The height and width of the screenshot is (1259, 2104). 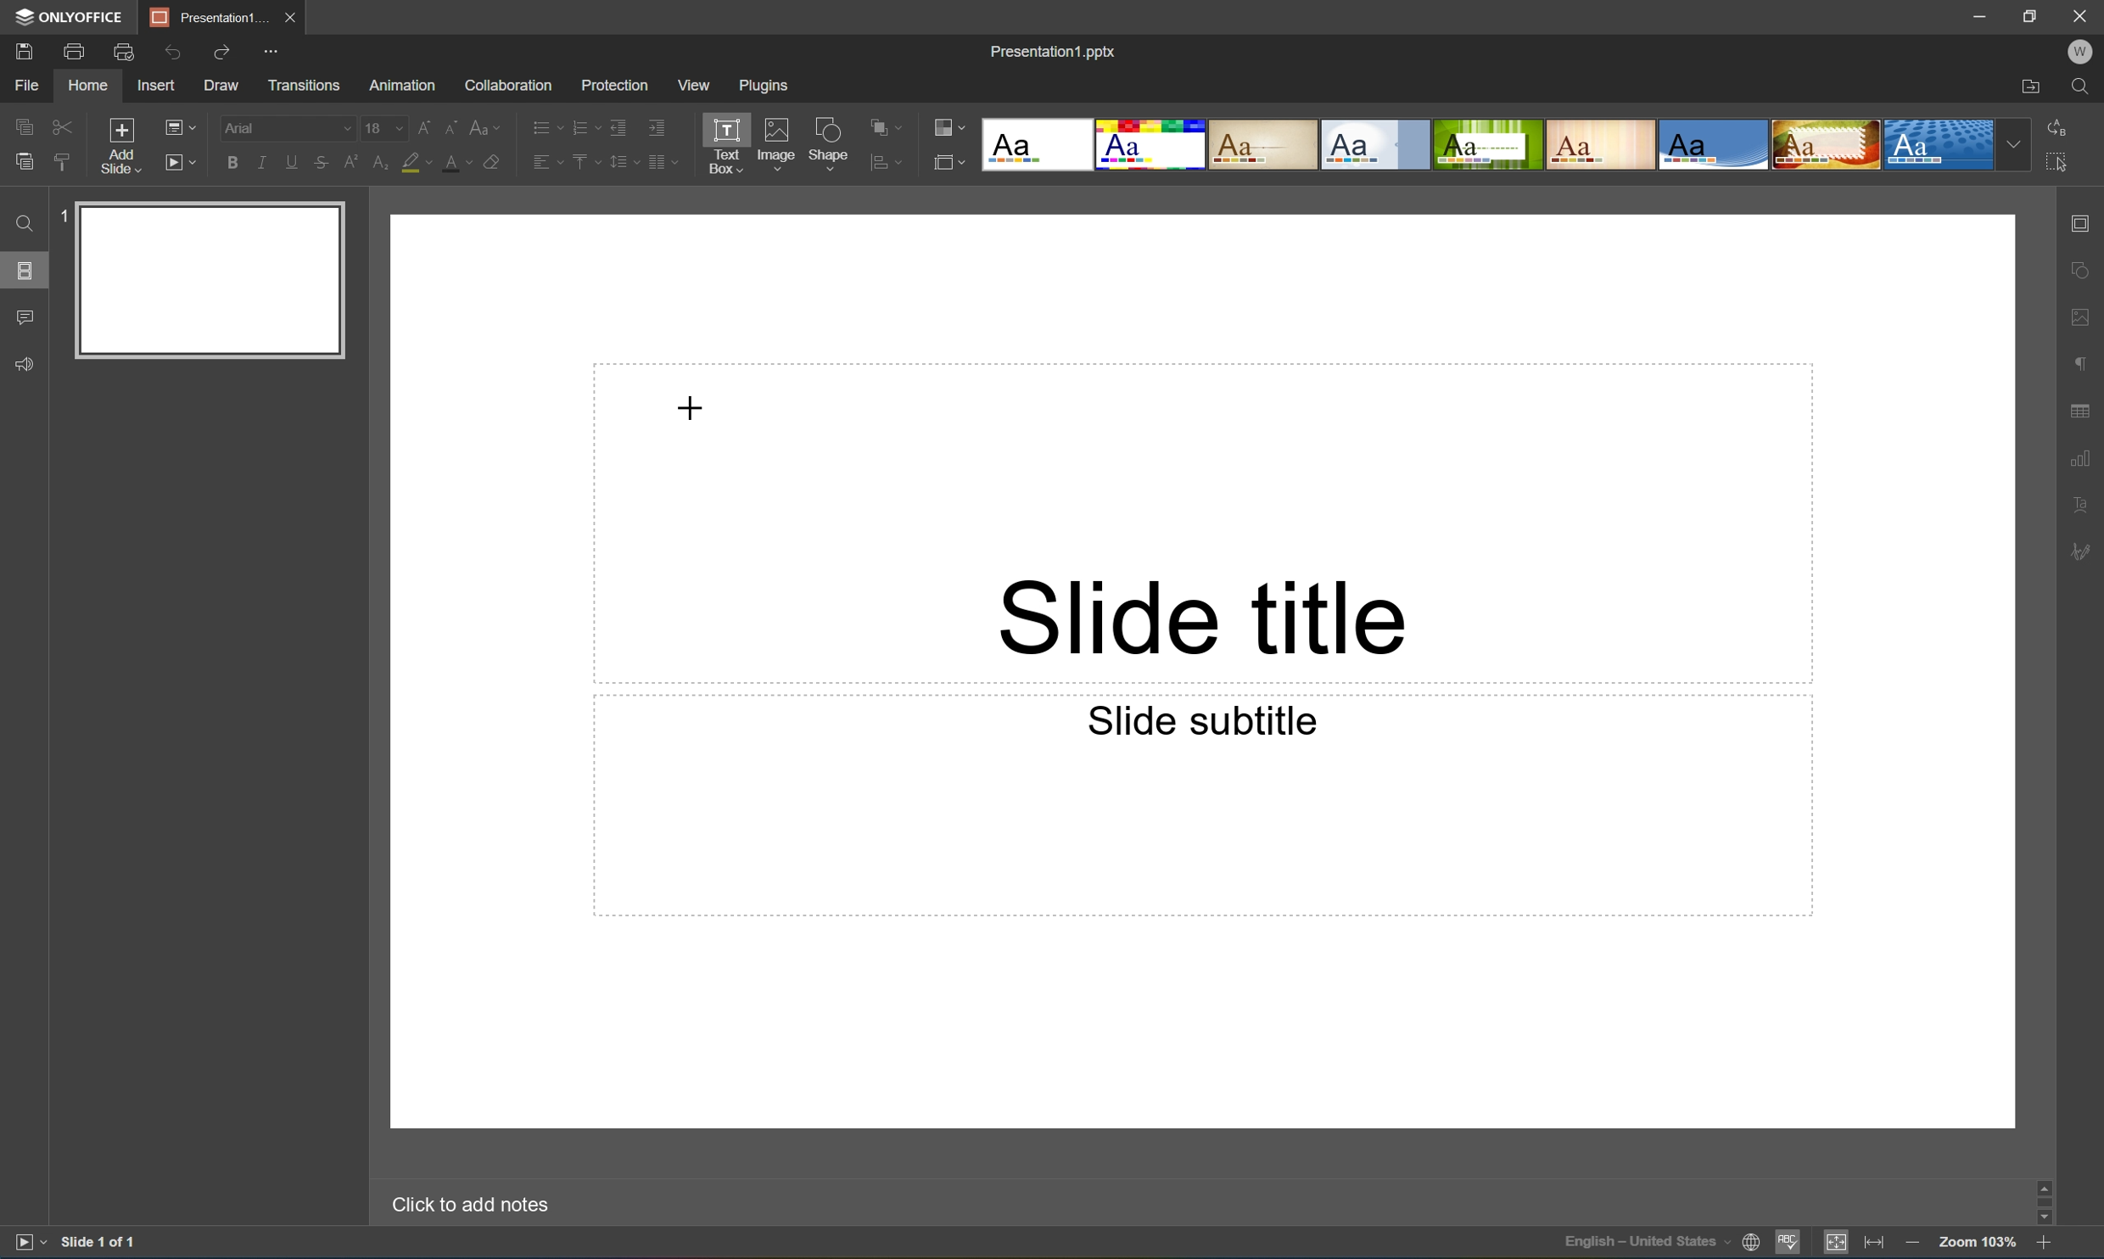 What do you see at coordinates (691, 407) in the screenshot?
I see `Cursor` at bounding box center [691, 407].